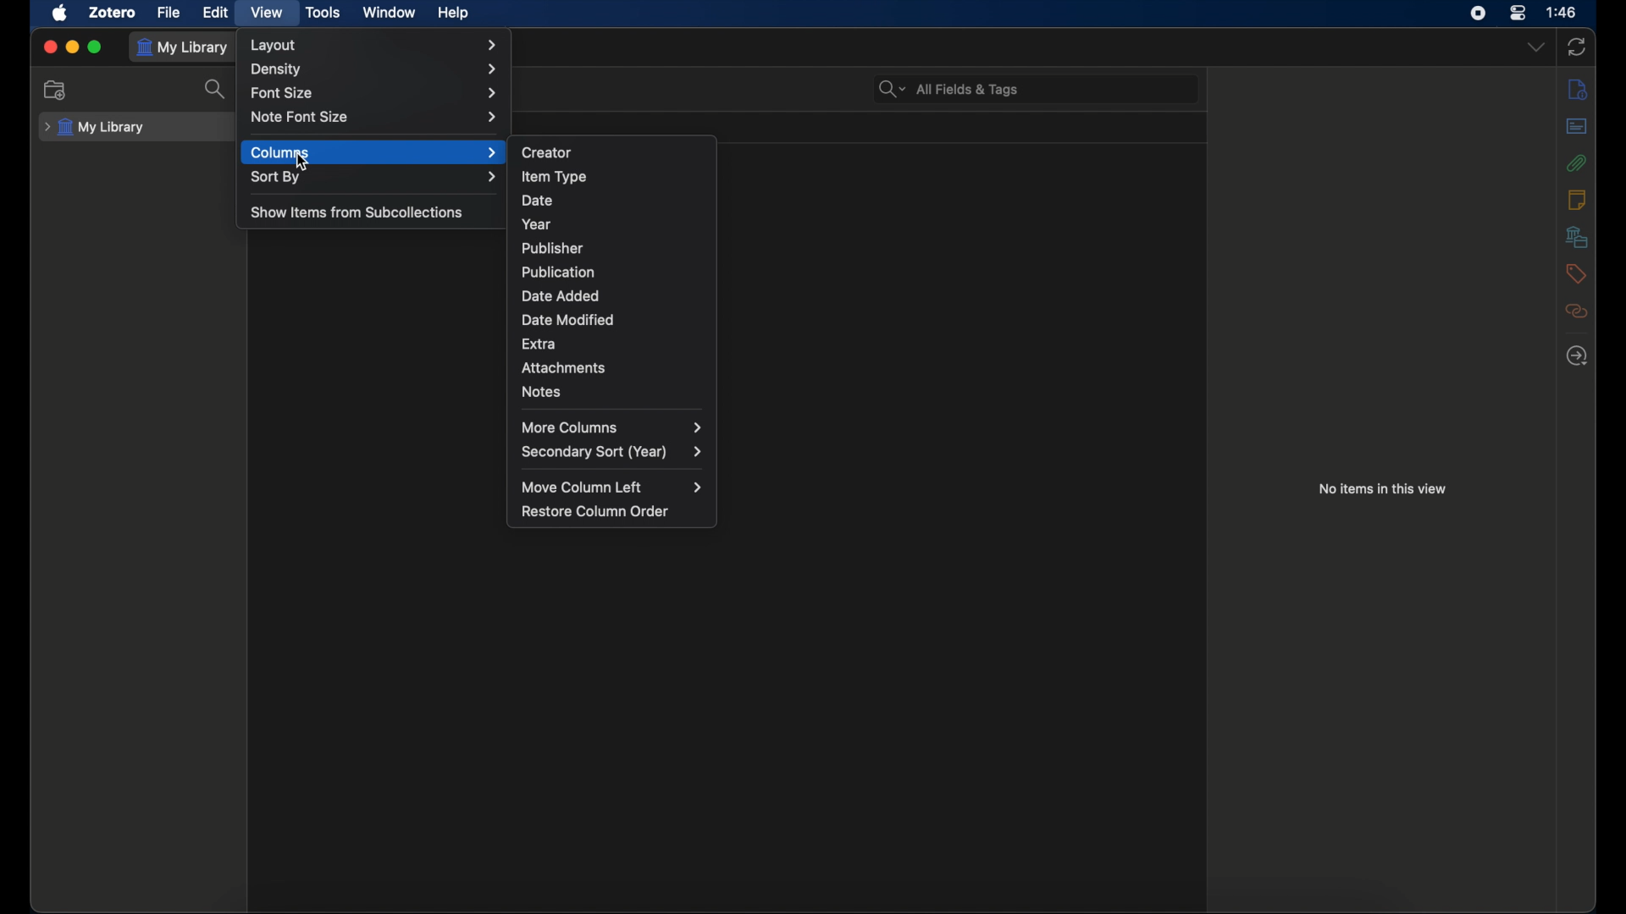 This screenshot has width=1626, height=914. What do you see at coordinates (537, 224) in the screenshot?
I see `year` at bounding box center [537, 224].